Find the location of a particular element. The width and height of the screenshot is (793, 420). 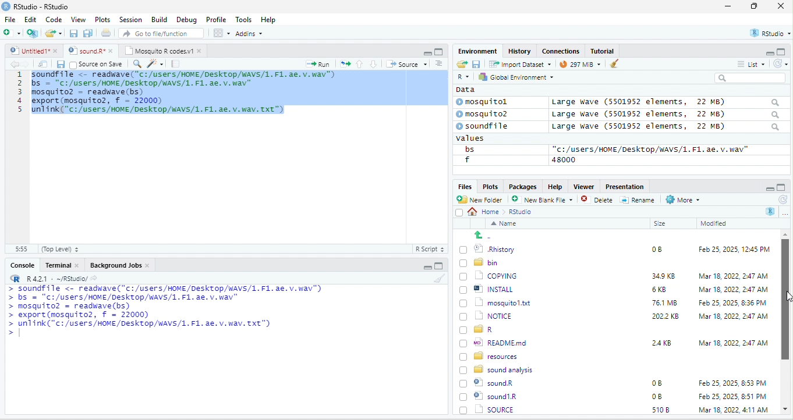

Session is located at coordinates (131, 19).